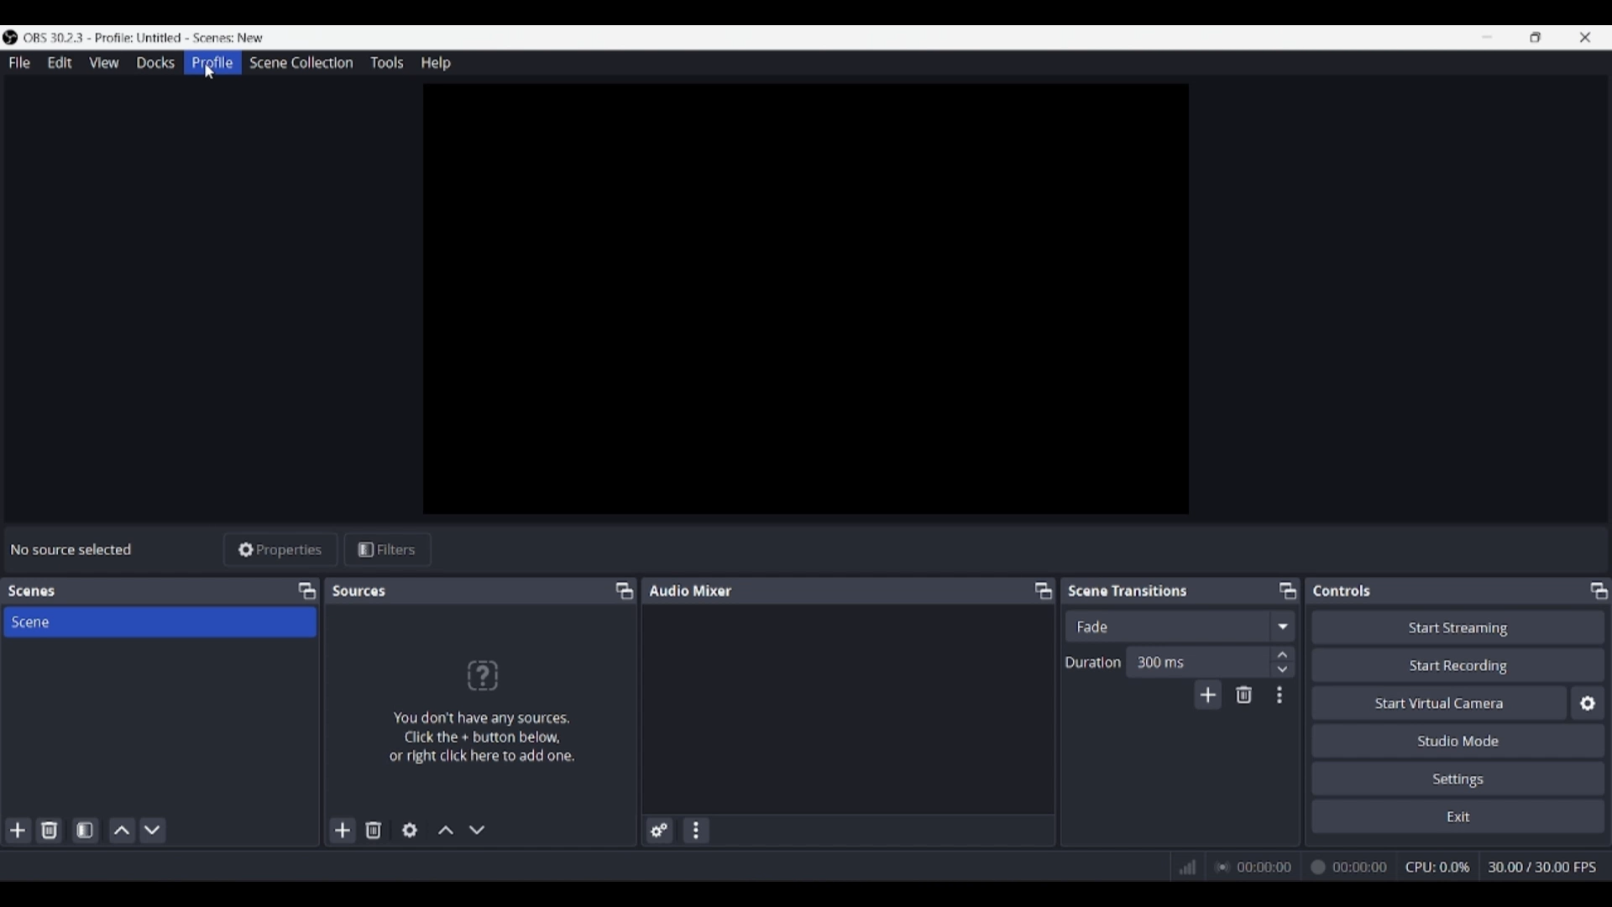 This screenshot has height=907, width=1612. I want to click on Properties, so click(281, 550).